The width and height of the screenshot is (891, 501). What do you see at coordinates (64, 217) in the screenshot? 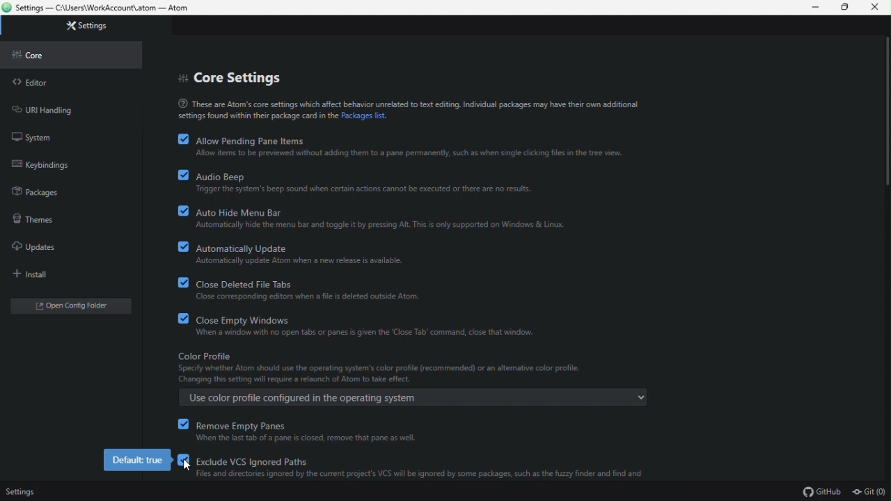
I see `Themes` at bounding box center [64, 217].